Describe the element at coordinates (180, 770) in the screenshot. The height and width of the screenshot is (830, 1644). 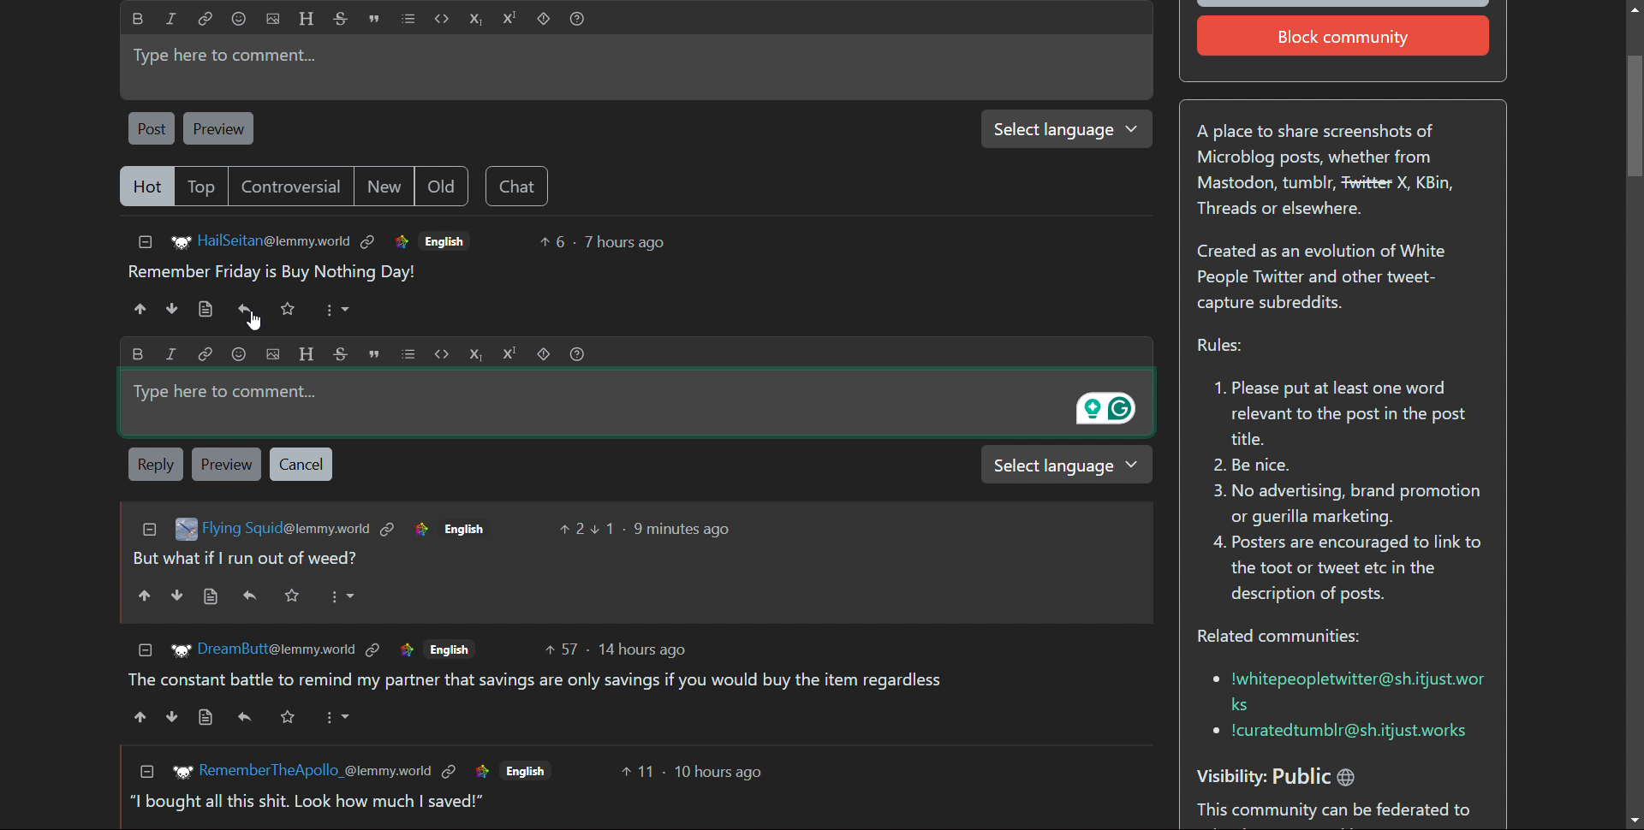
I see `image` at that location.